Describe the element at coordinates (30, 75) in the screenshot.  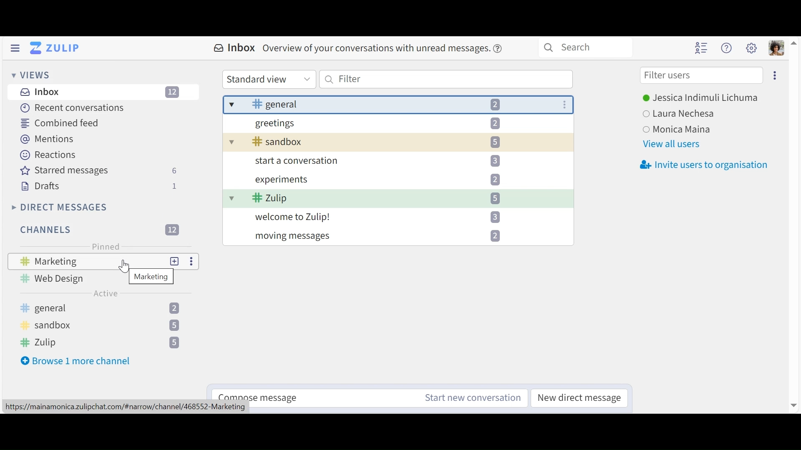
I see `Views` at that location.